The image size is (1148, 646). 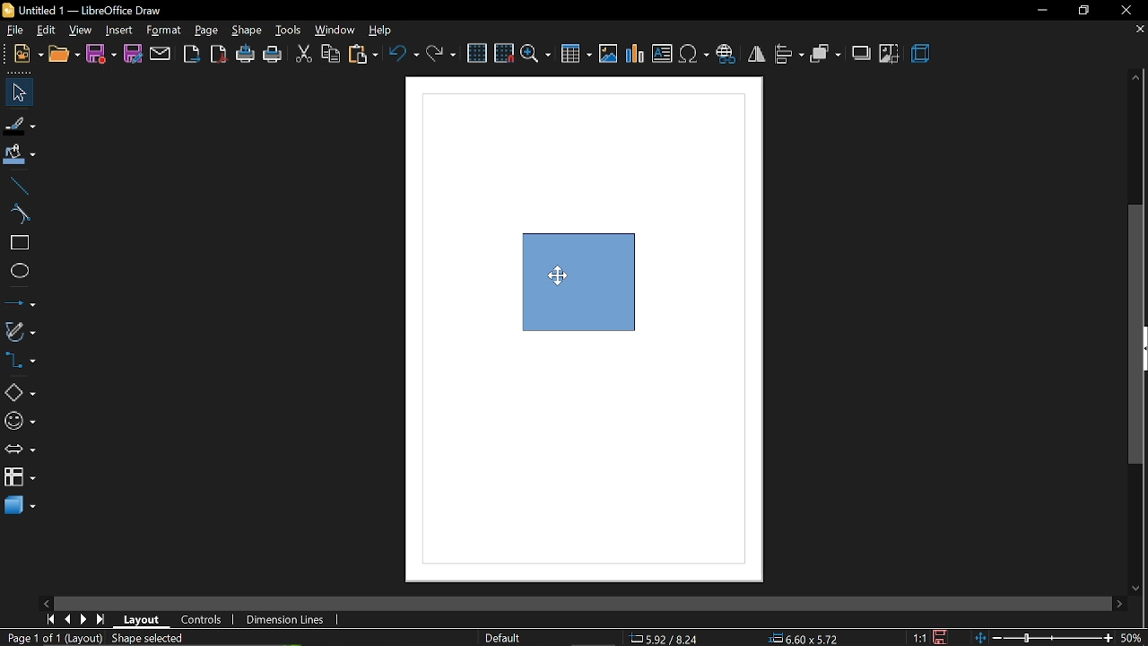 I want to click on redo, so click(x=442, y=55).